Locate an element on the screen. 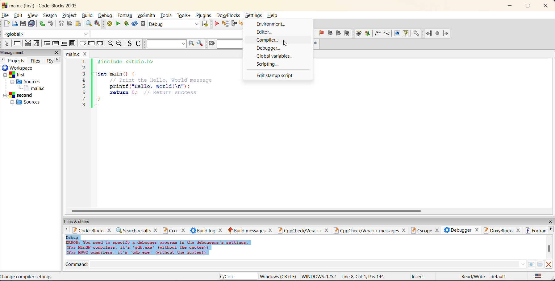  build messages is located at coordinates (251, 230).